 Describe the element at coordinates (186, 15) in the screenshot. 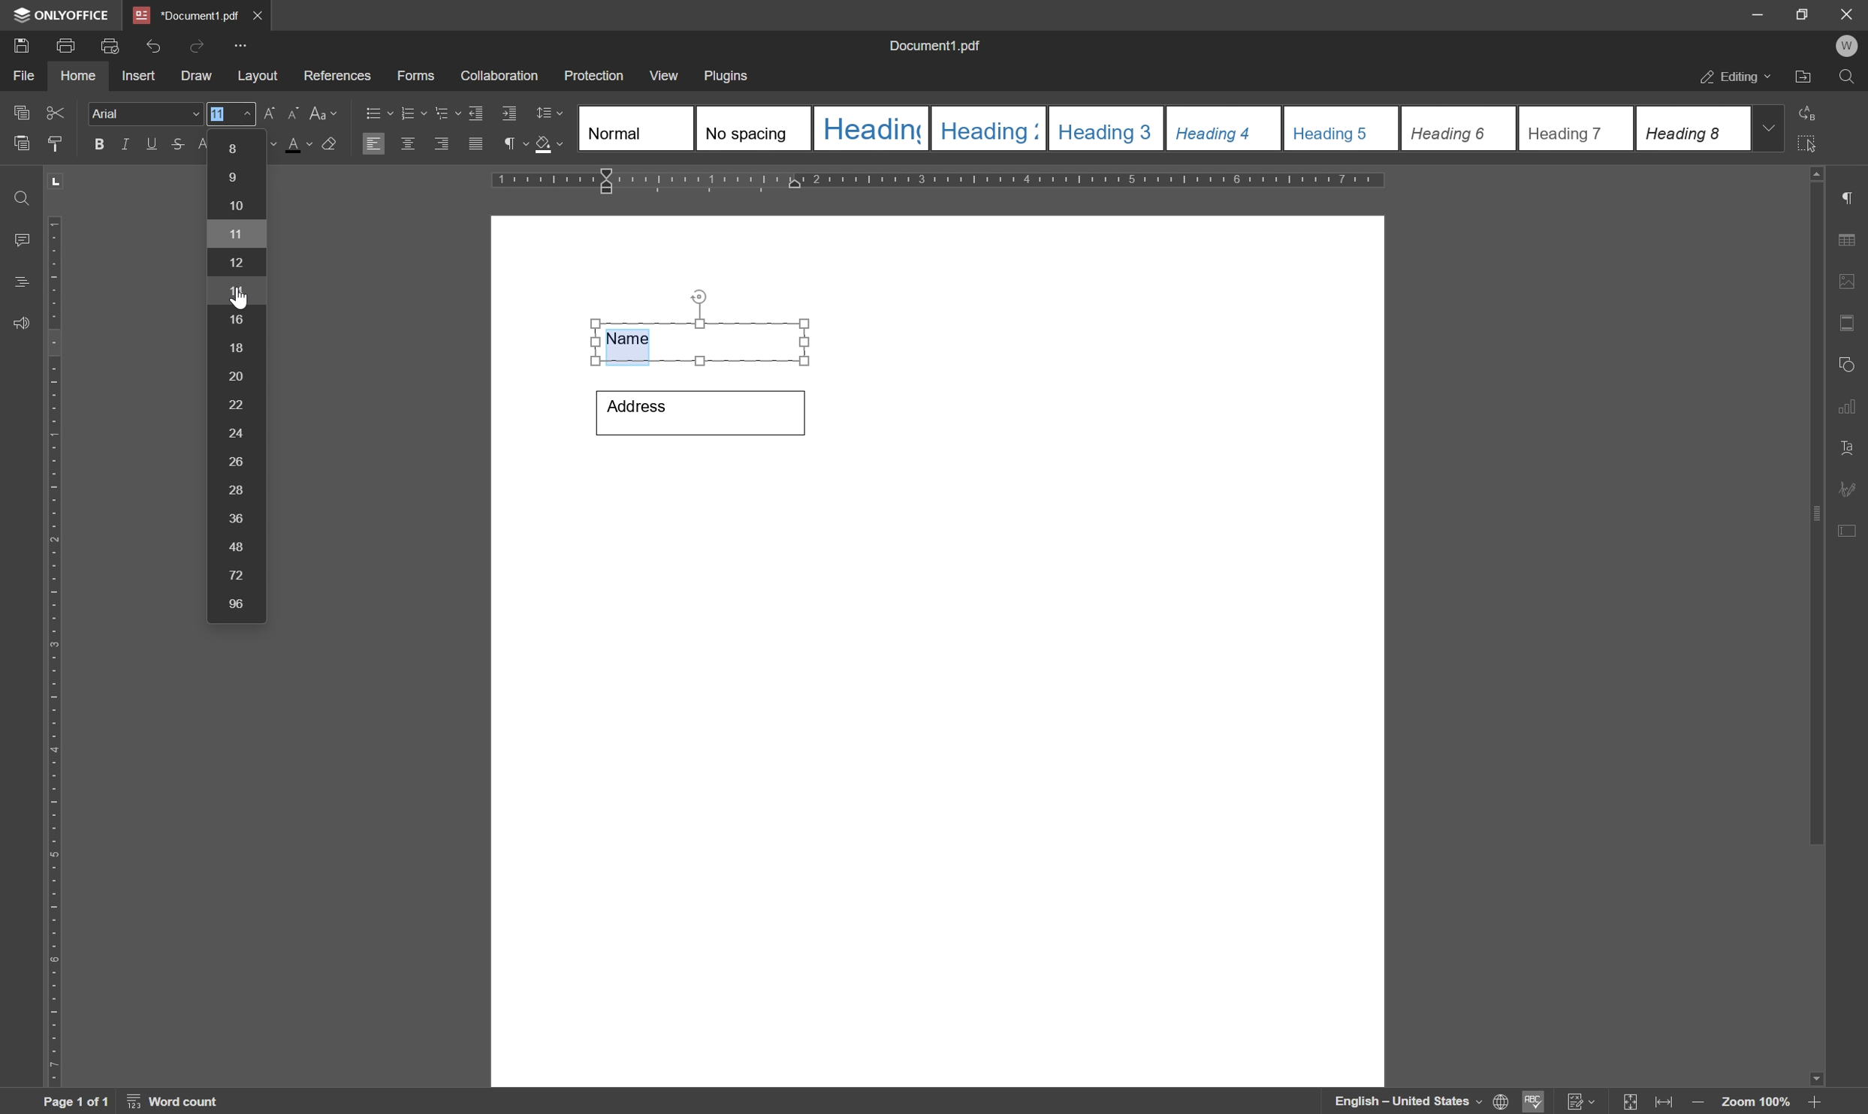

I see `*document1.pdf` at that location.